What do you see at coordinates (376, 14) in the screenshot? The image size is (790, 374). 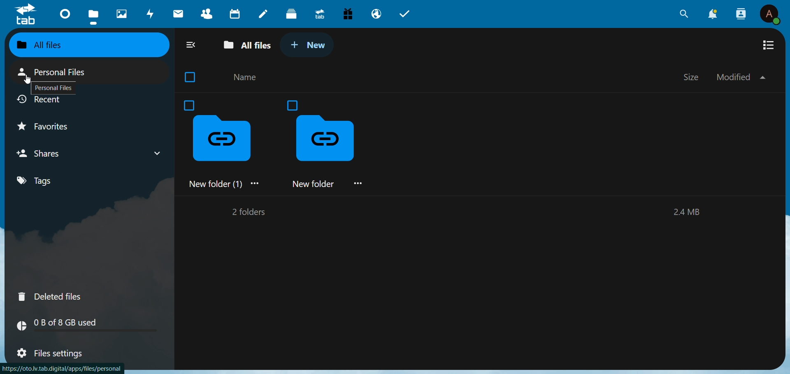 I see `email` at bounding box center [376, 14].